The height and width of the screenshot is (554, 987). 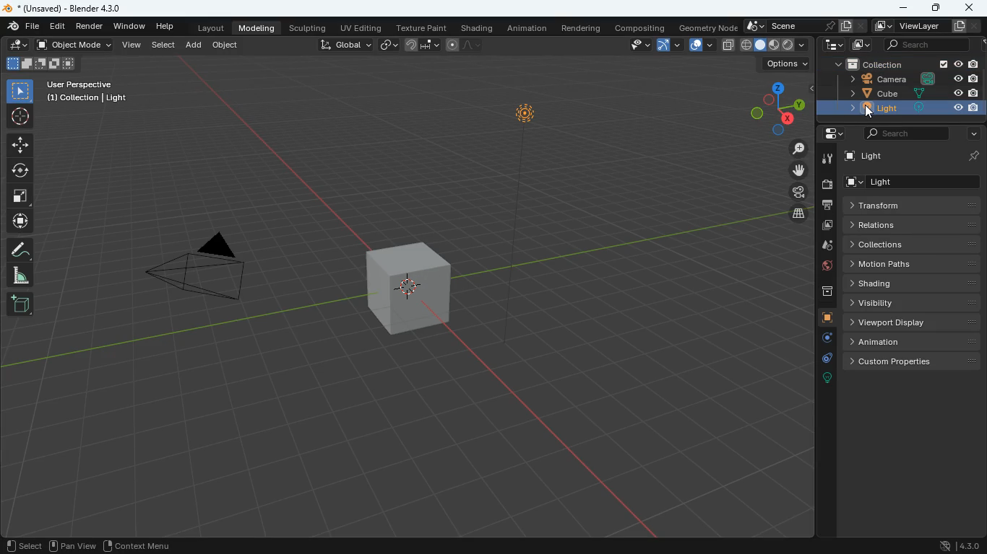 I want to click on rendering, so click(x=581, y=28).